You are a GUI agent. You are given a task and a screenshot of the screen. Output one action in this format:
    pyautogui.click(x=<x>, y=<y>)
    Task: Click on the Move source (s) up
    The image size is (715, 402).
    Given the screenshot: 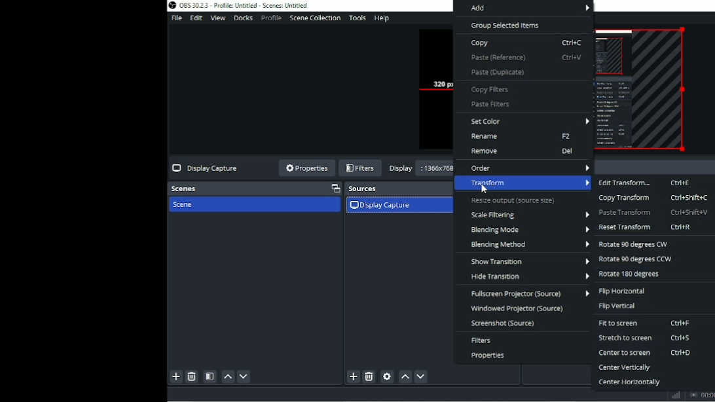 What is the action you would take?
    pyautogui.click(x=405, y=376)
    